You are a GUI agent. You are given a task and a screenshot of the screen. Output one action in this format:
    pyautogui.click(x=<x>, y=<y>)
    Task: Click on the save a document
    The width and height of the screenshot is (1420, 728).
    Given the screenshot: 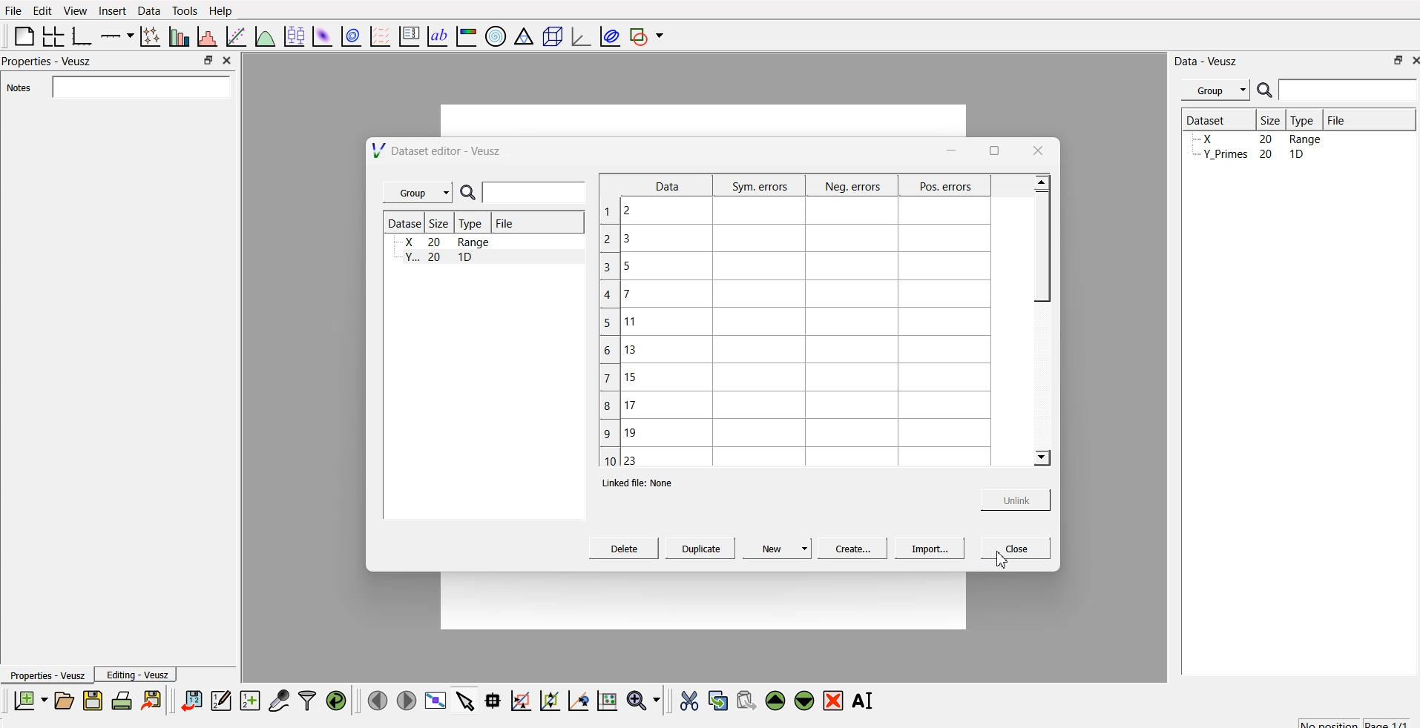 What is the action you would take?
    pyautogui.click(x=93, y=701)
    